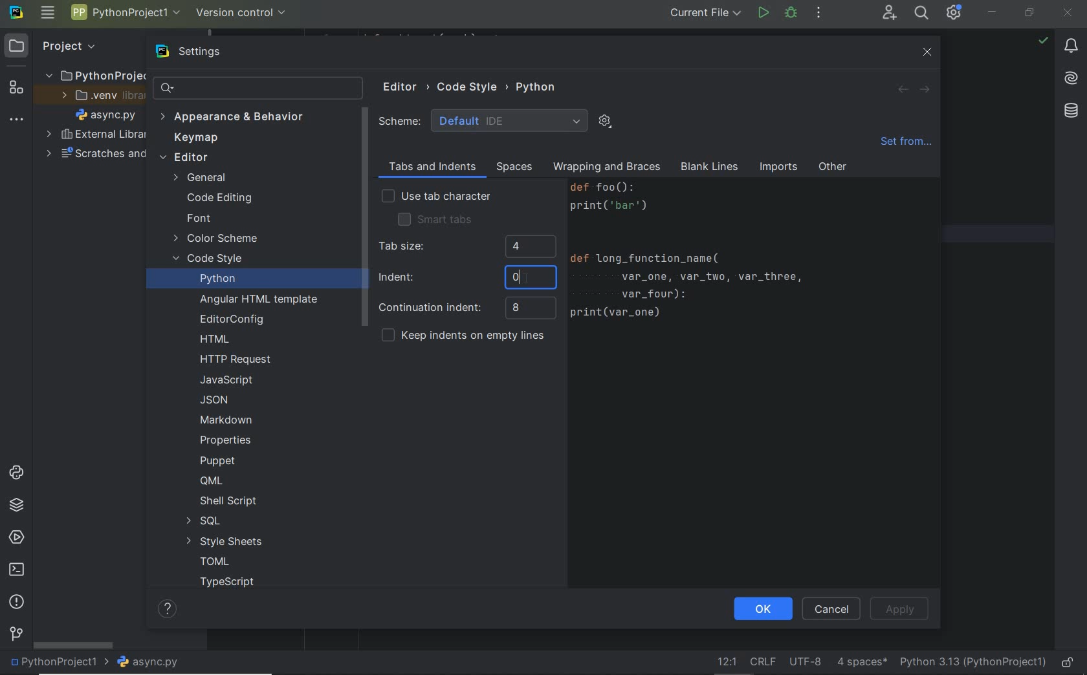 This screenshot has width=1087, height=675. I want to click on main menu, so click(49, 12).